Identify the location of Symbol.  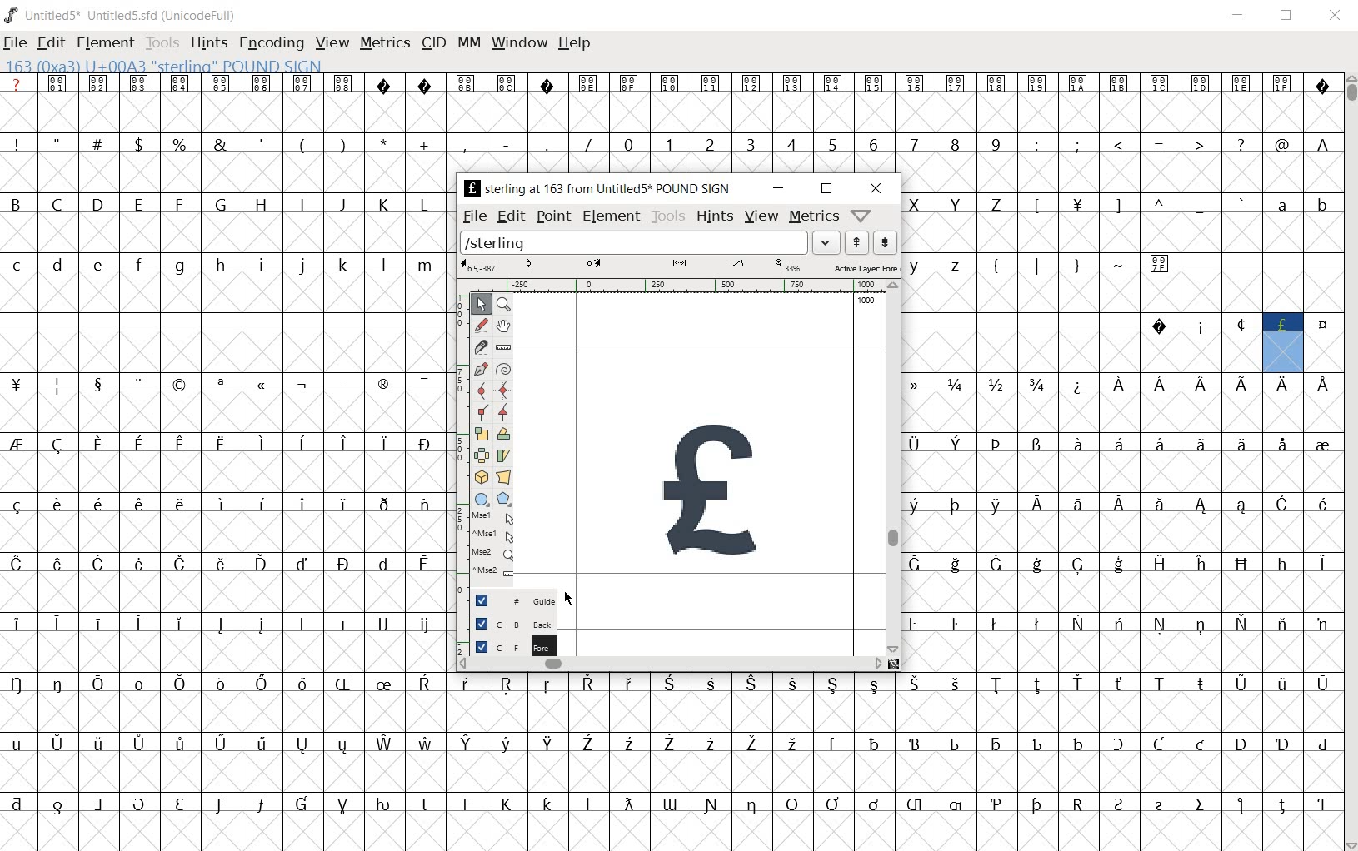
(383, 625).